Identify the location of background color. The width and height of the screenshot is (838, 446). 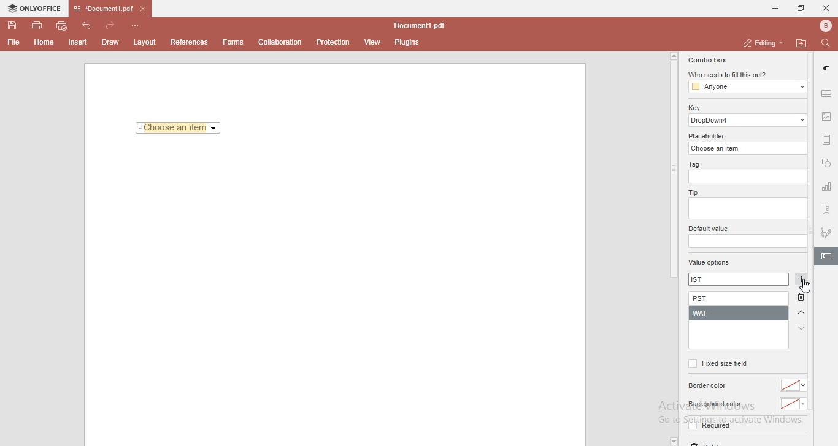
(714, 404).